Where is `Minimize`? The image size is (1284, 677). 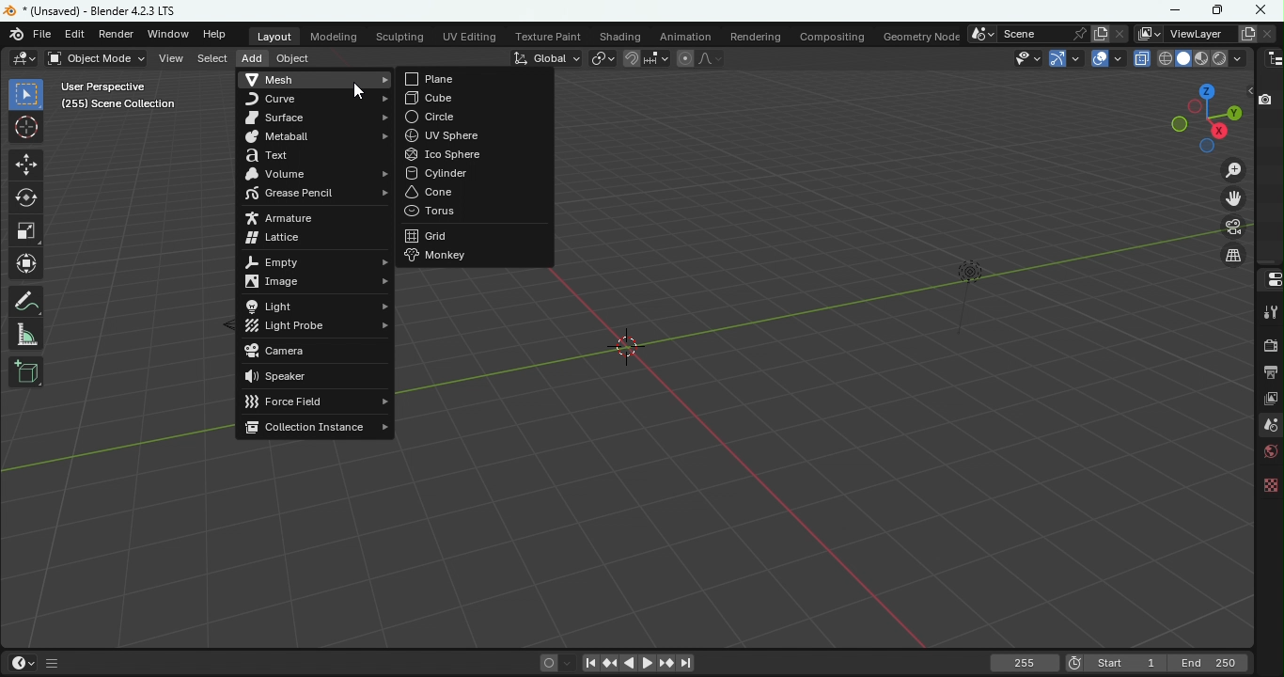 Minimize is located at coordinates (1172, 10).